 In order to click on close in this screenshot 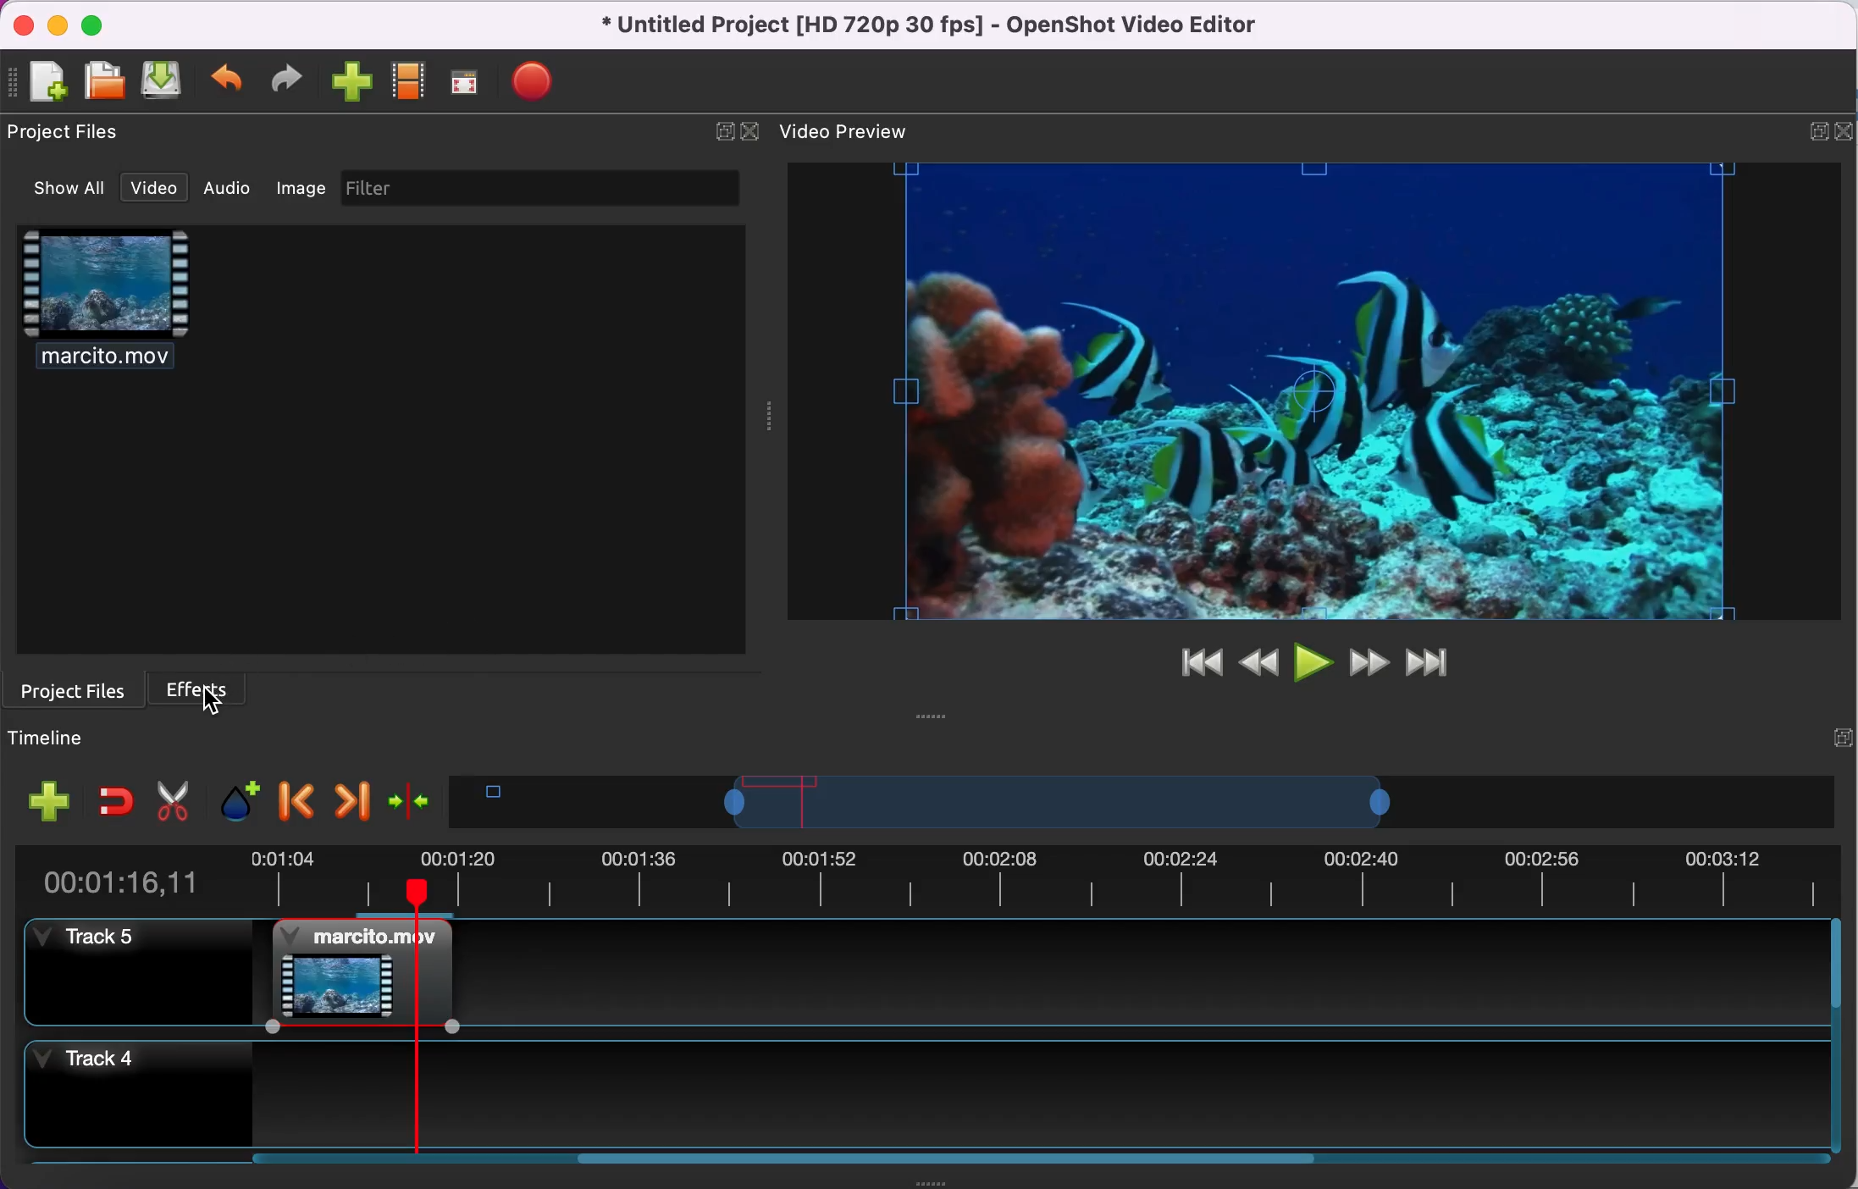, I will do `click(27, 23)`.